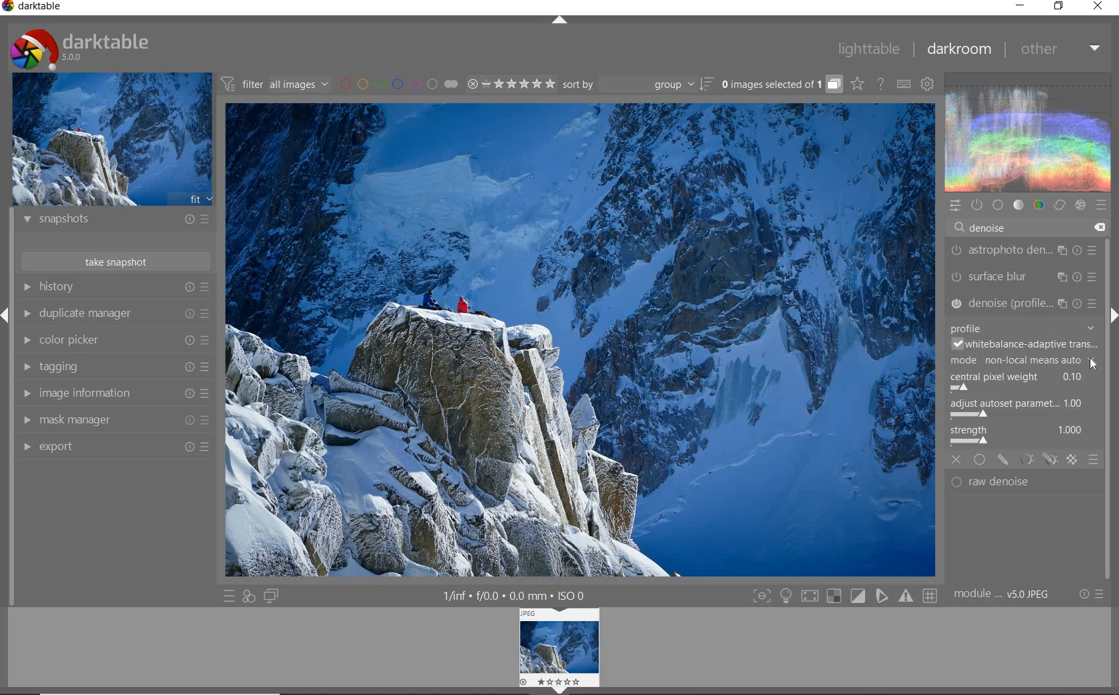 The width and height of the screenshot is (1119, 695). What do you see at coordinates (271, 596) in the screenshot?
I see `display a second darkroom image window` at bounding box center [271, 596].